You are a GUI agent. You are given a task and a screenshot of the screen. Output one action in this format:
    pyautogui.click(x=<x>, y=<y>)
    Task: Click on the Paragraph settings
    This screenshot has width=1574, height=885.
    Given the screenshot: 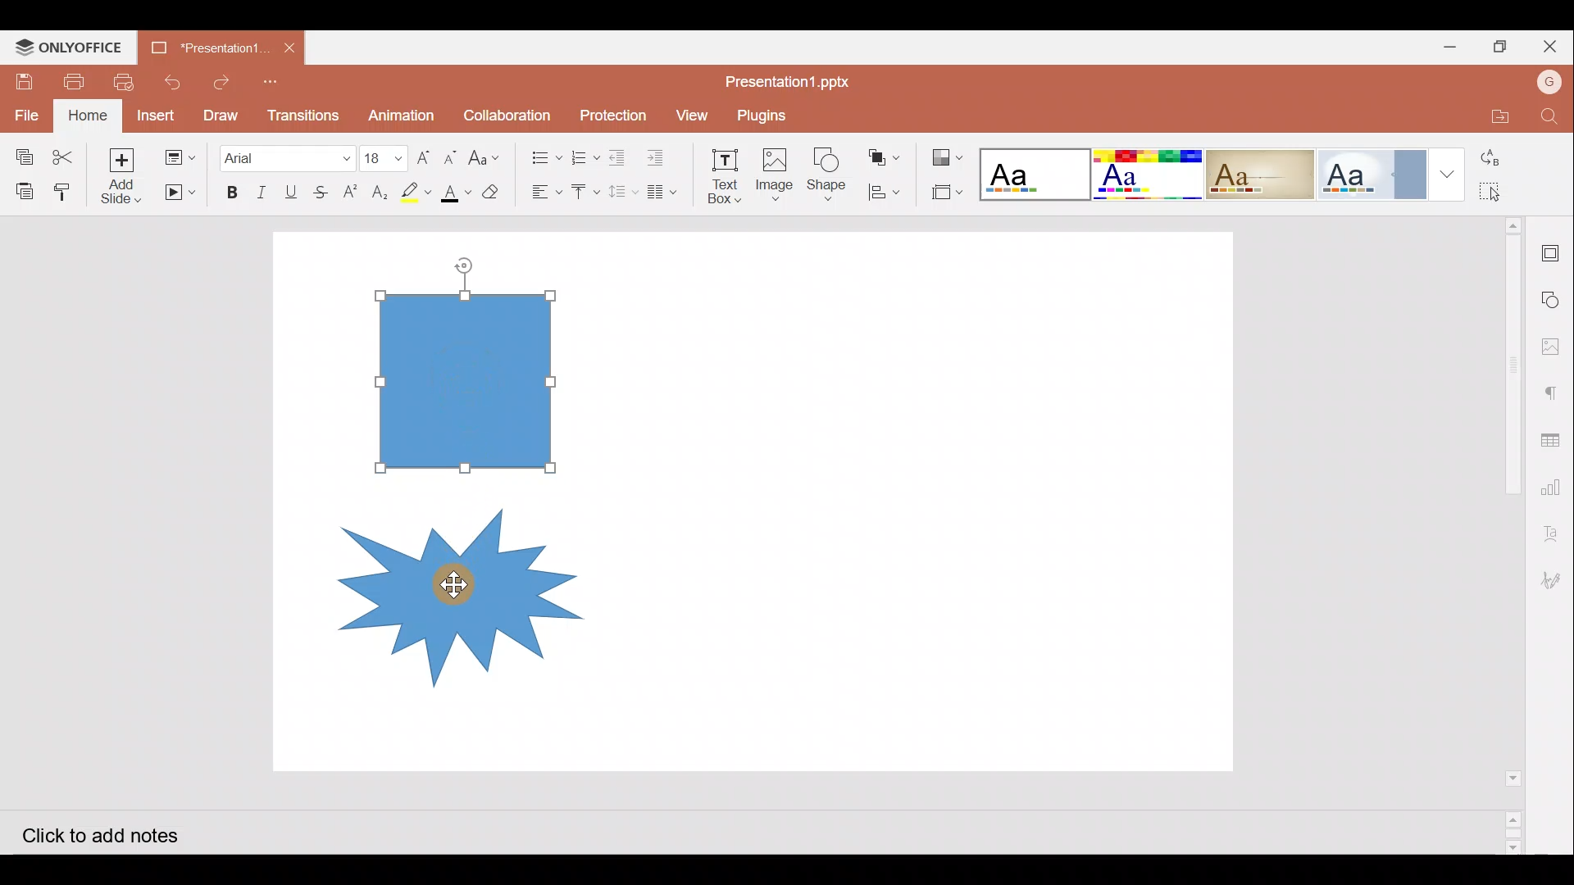 What is the action you would take?
    pyautogui.click(x=1554, y=389)
    